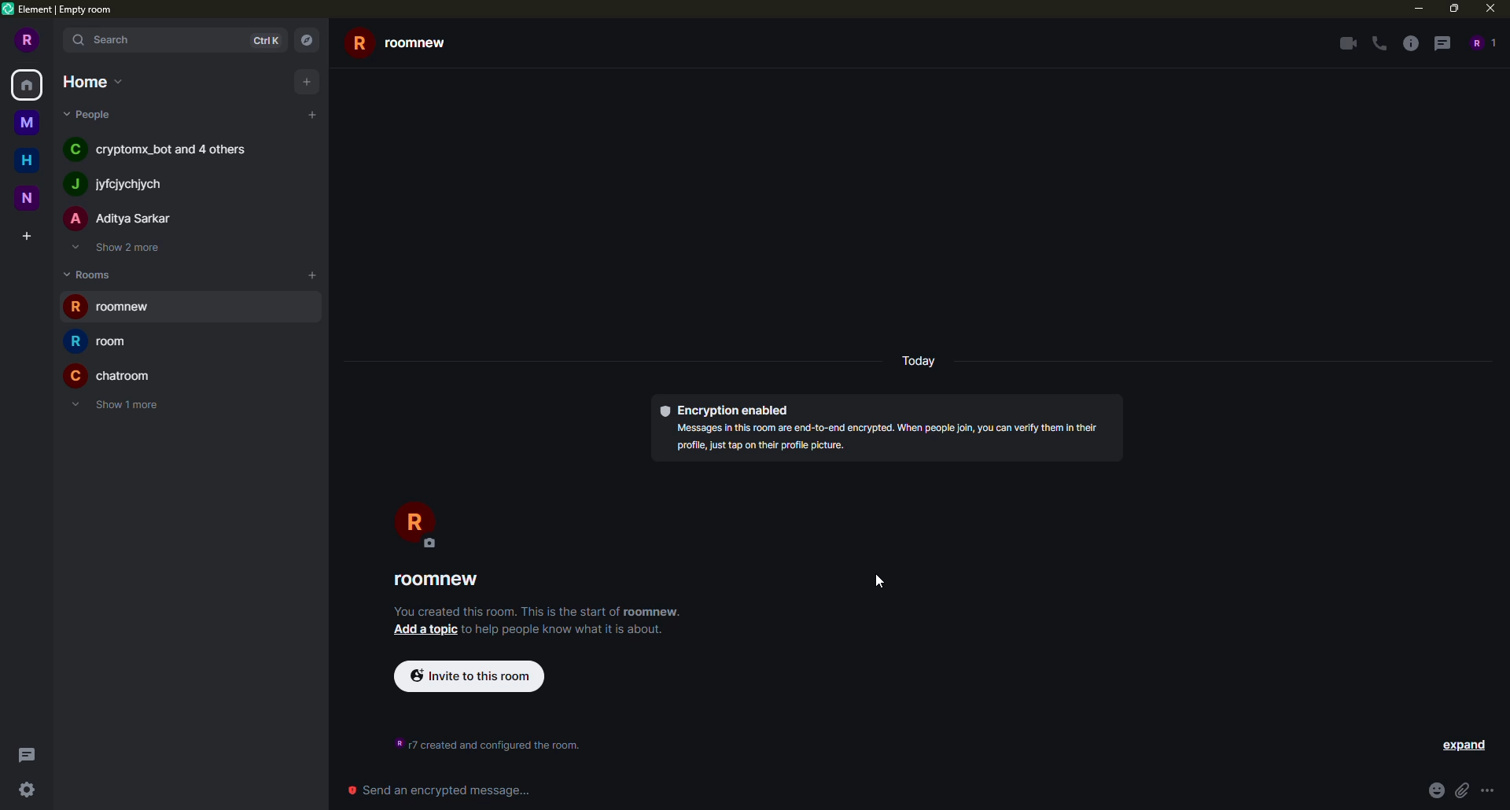 The width and height of the screenshot is (1510, 810). Describe the element at coordinates (167, 148) in the screenshot. I see `people` at that location.